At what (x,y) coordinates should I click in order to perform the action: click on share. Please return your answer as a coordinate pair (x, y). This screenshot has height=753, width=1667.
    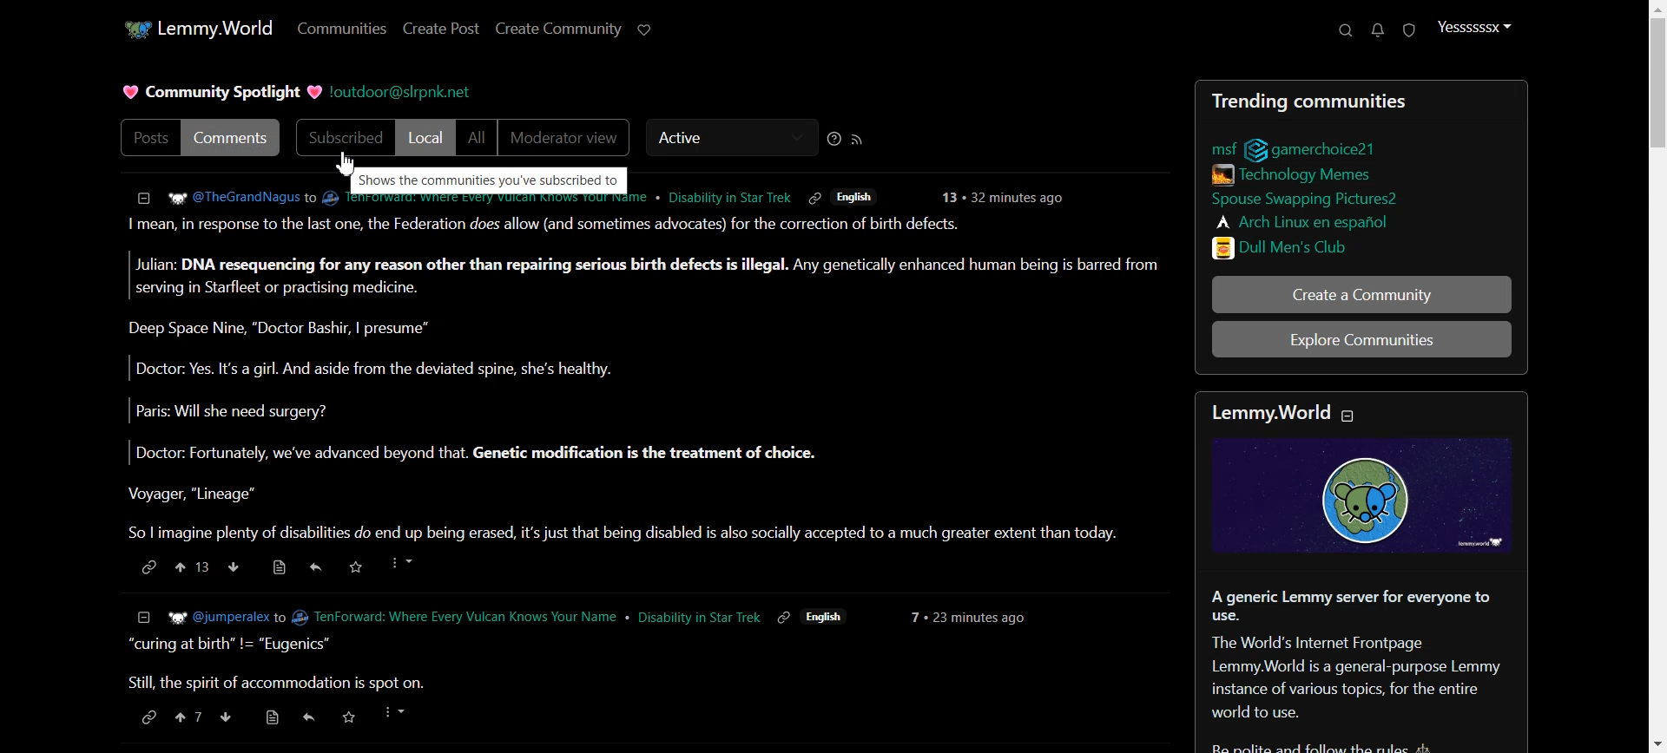
    Looking at the image, I should click on (319, 567).